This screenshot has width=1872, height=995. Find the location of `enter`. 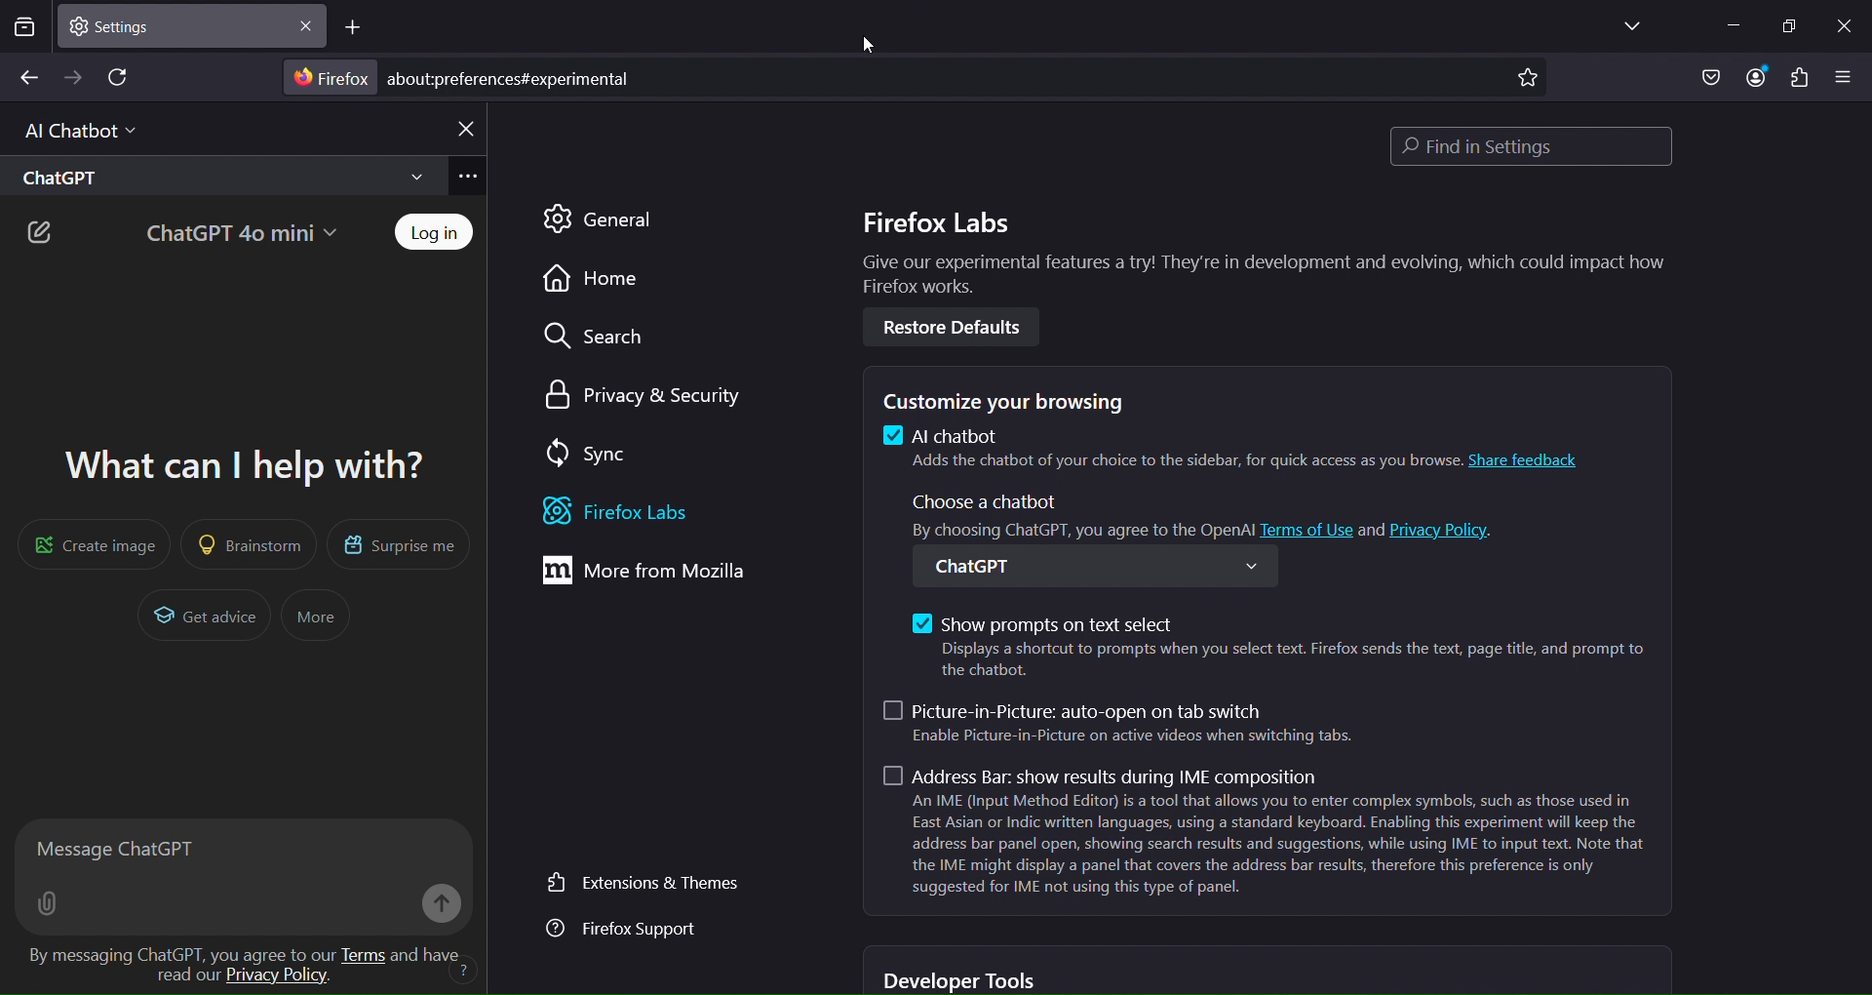

enter is located at coordinates (437, 904).